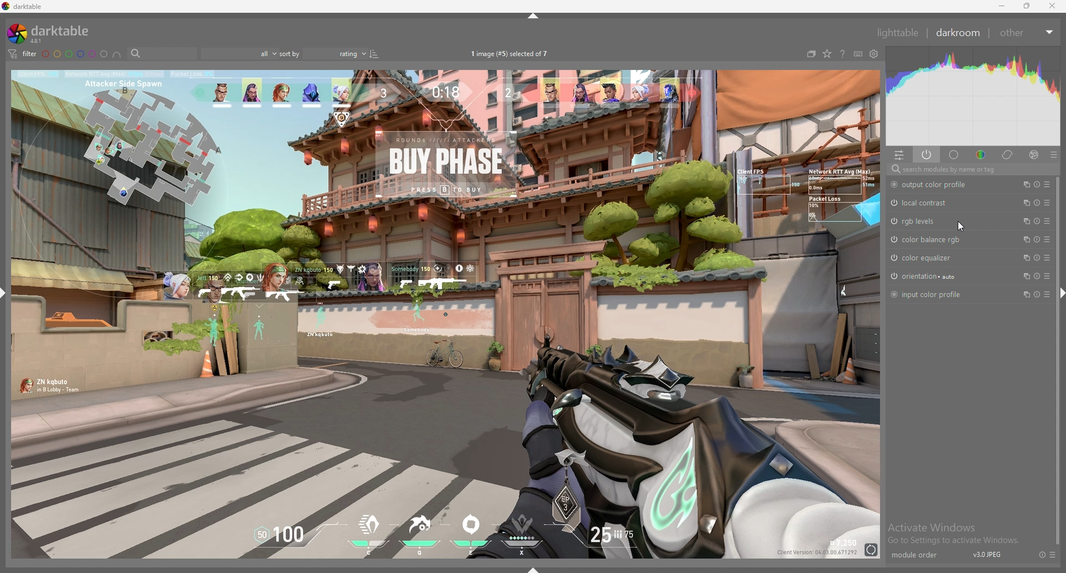 The width and height of the screenshot is (1066, 573). Describe the element at coordinates (958, 32) in the screenshot. I see `darkroom` at that location.